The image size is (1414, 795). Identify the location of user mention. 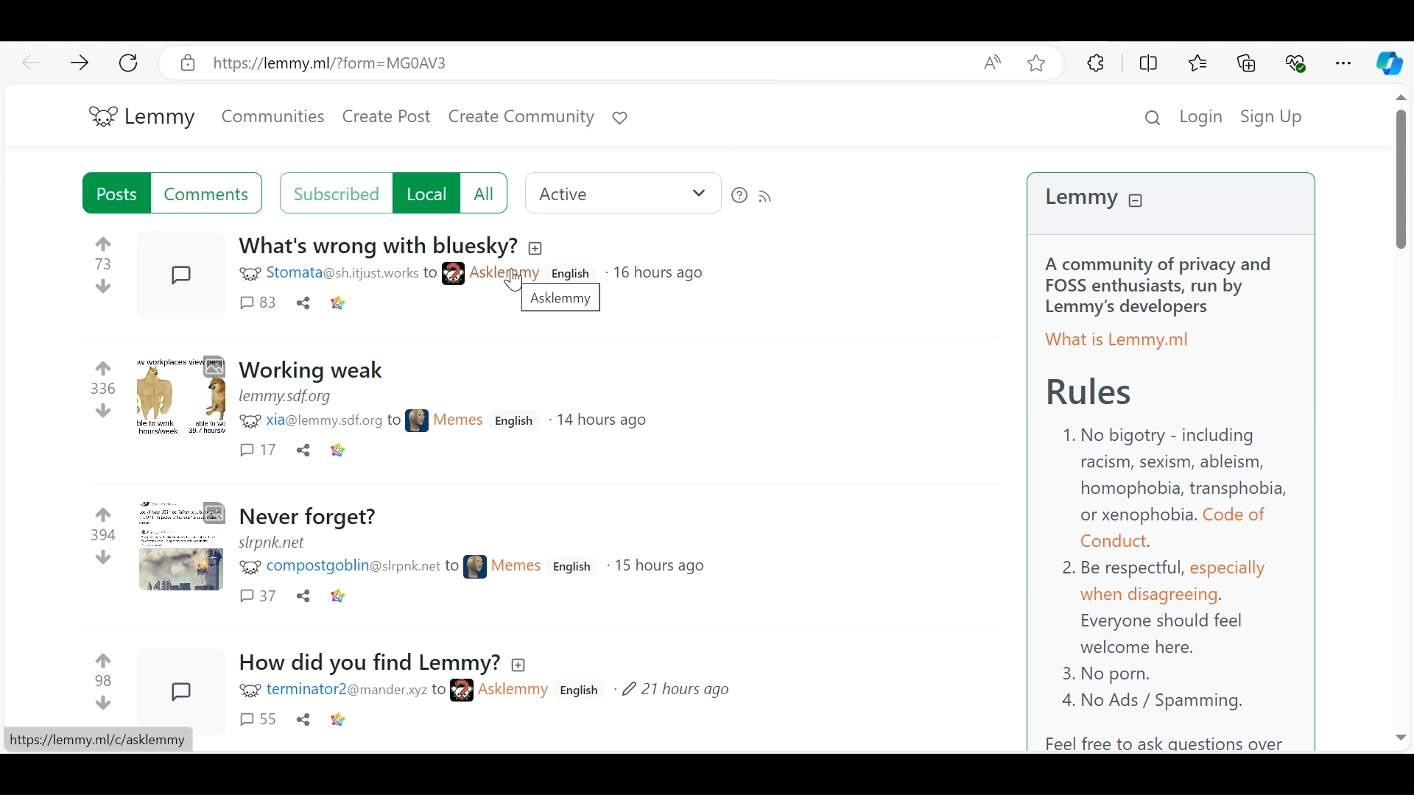
(364, 423).